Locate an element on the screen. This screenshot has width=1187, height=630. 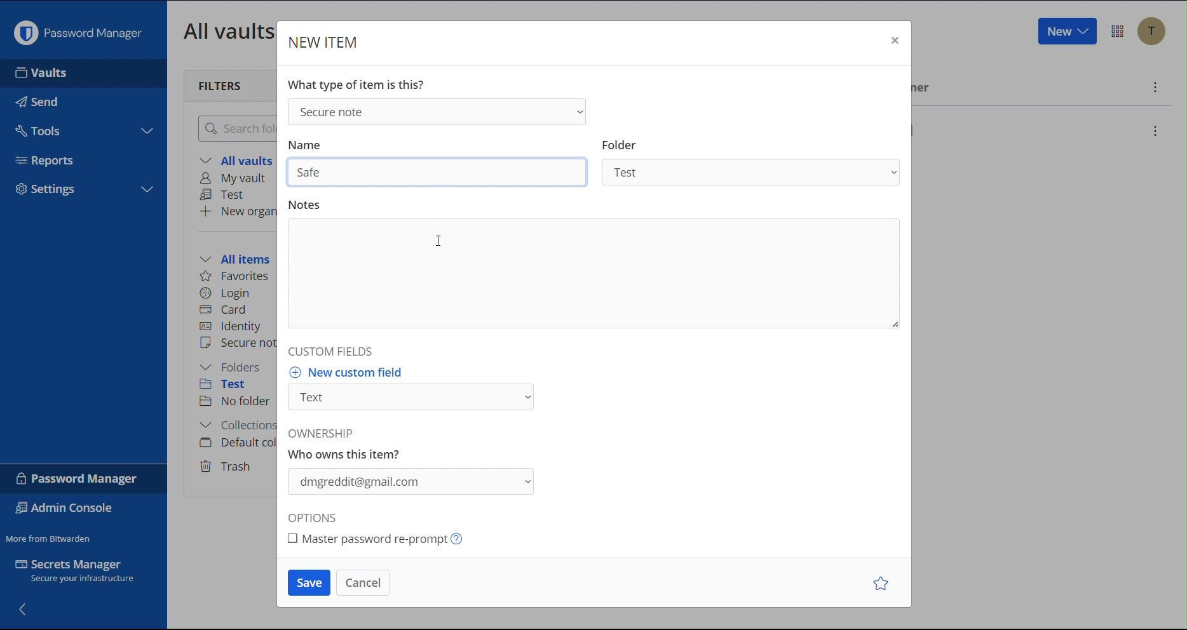
Vaults is located at coordinates (83, 73).